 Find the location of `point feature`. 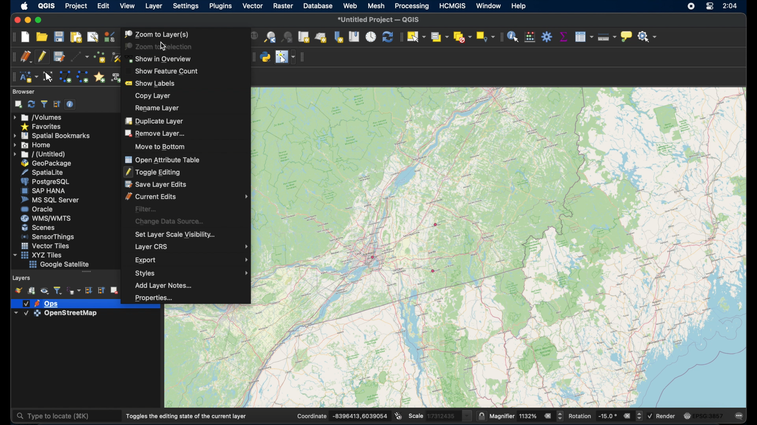

point feature is located at coordinates (433, 271).